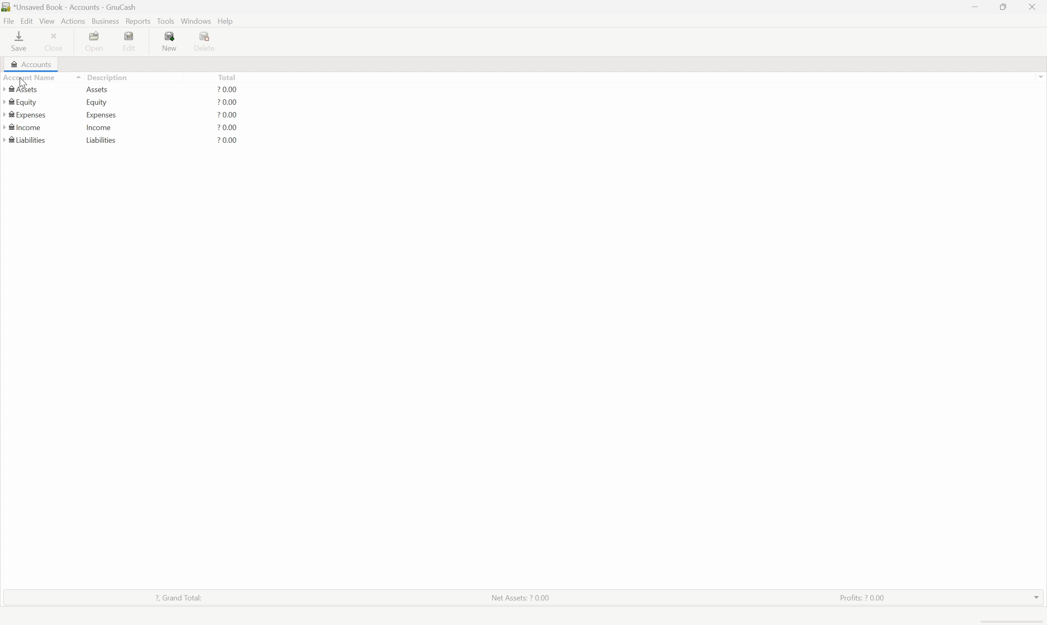 This screenshot has height=625, width=1047. What do you see at coordinates (73, 21) in the screenshot?
I see `Actions` at bounding box center [73, 21].